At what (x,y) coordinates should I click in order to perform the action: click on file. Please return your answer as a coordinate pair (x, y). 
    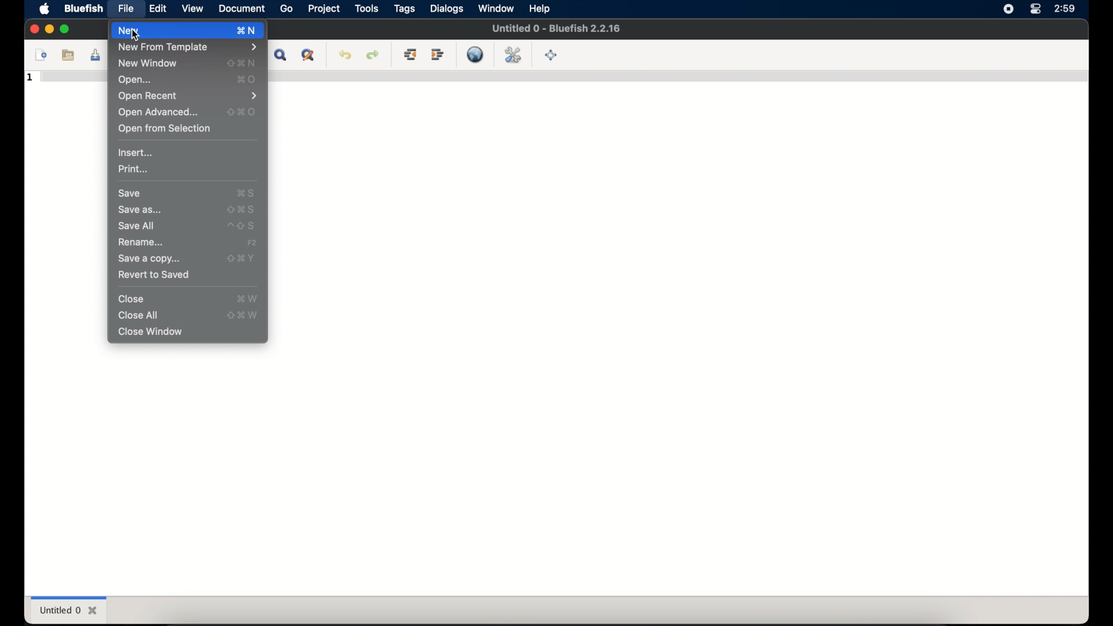
    Looking at the image, I should click on (126, 10).